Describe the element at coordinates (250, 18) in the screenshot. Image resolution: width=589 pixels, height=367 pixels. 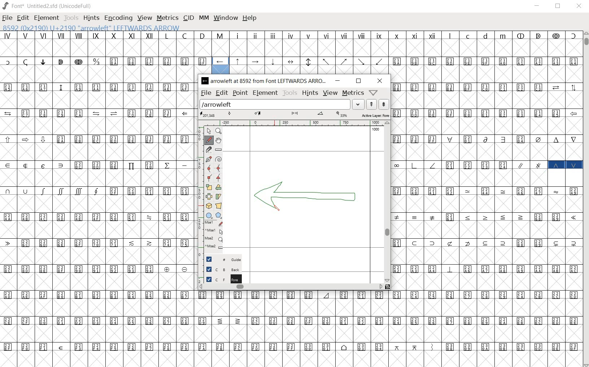
I see `help` at that location.